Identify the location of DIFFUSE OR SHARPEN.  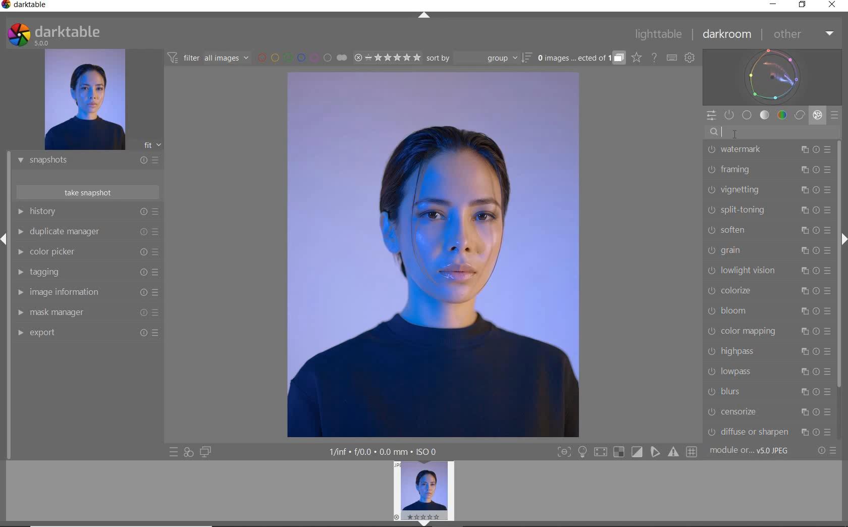
(769, 432).